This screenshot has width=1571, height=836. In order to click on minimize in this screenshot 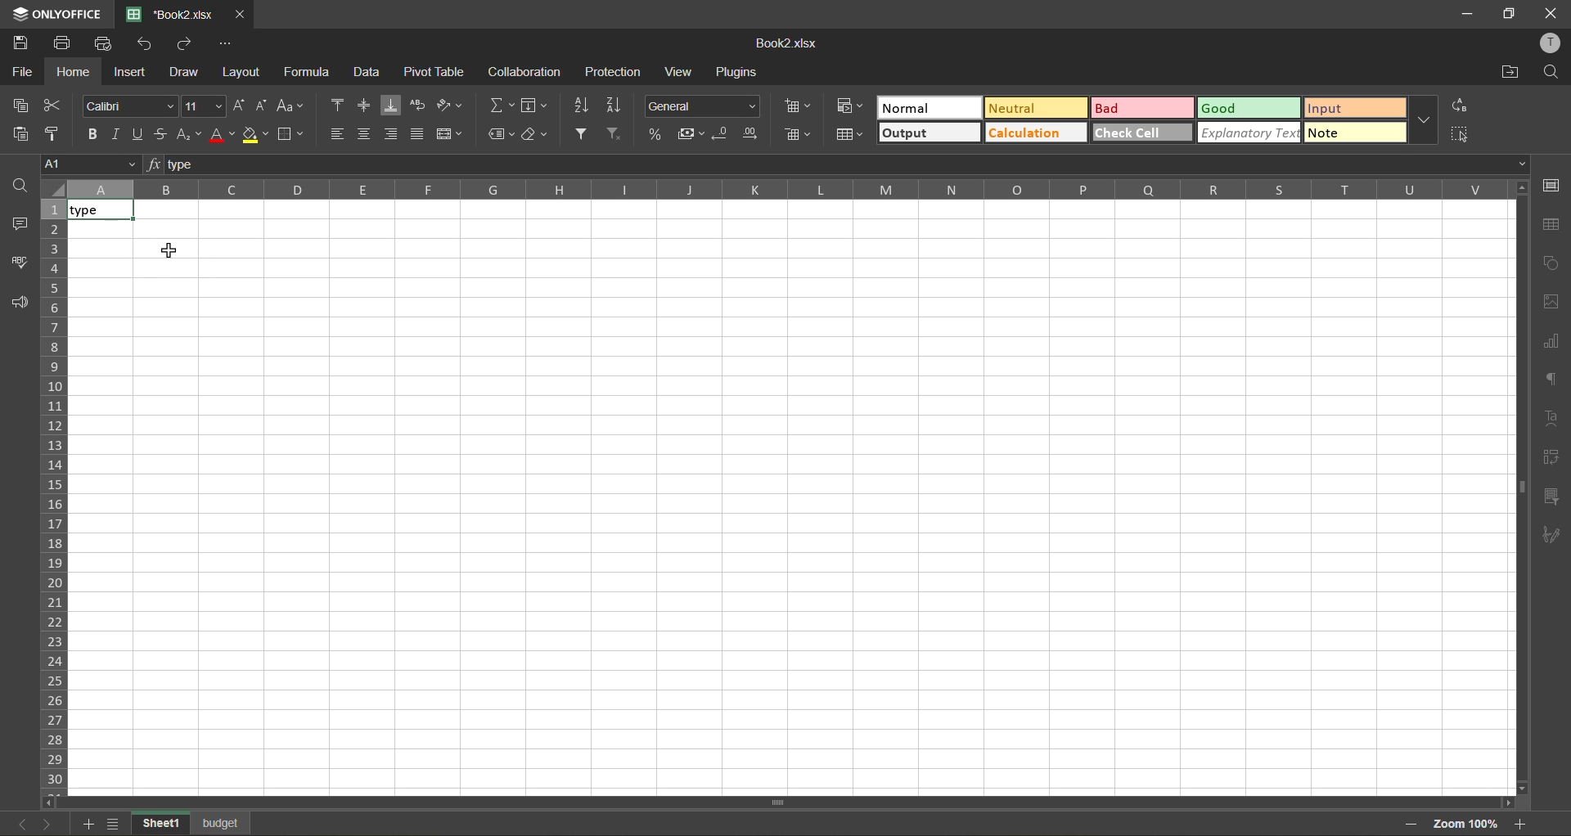, I will do `click(1469, 13)`.